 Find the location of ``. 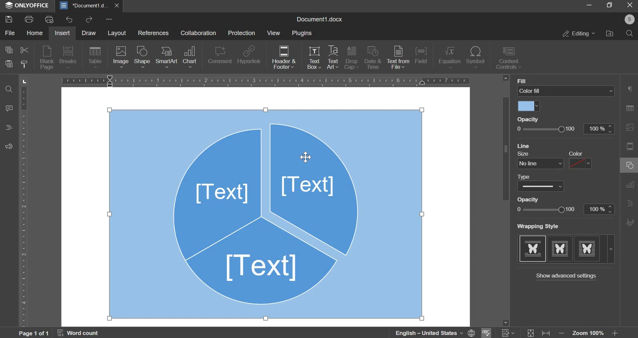

 is located at coordinates (525, 146).